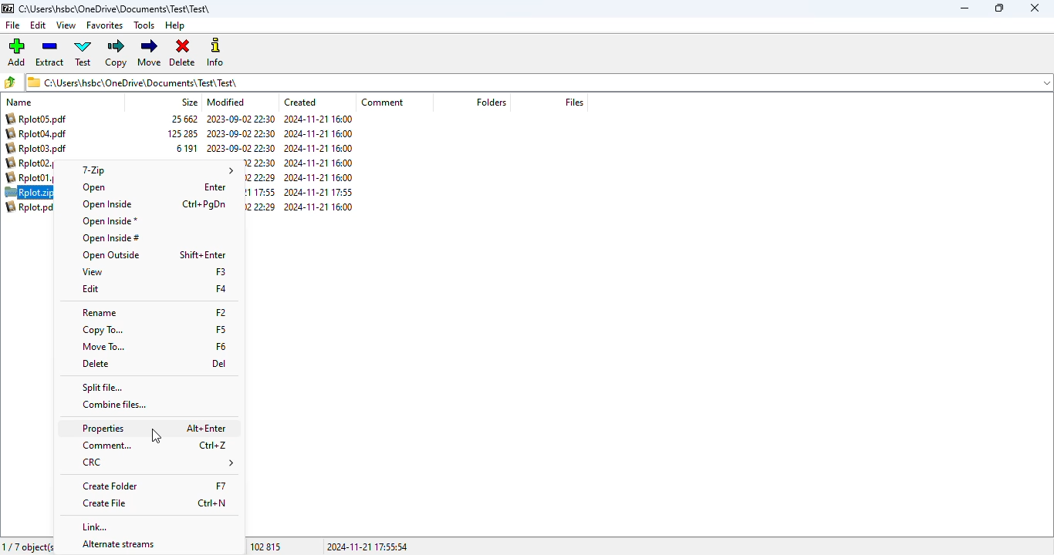 The height and width of the screenshot is (555, 1054). What do you see at coordinates (157, 436) in the screenshot?
I see `cursor` at bounding box center [157, 436].